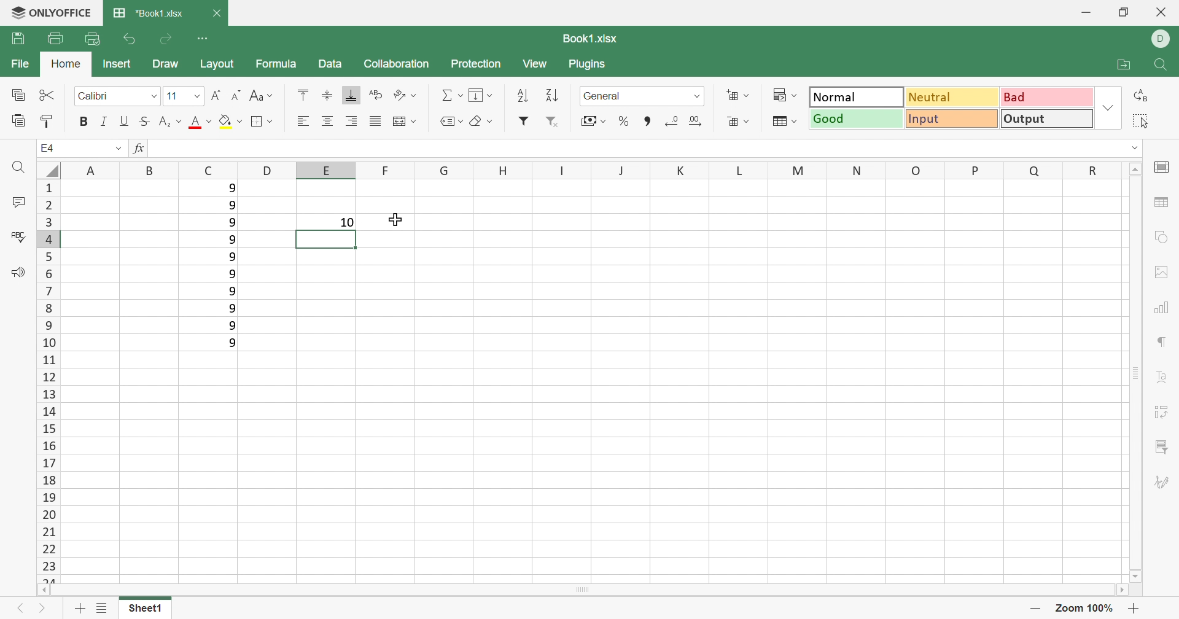 This screenshot has height=619, width=1179. I want to click on fx, so click(142, 147).